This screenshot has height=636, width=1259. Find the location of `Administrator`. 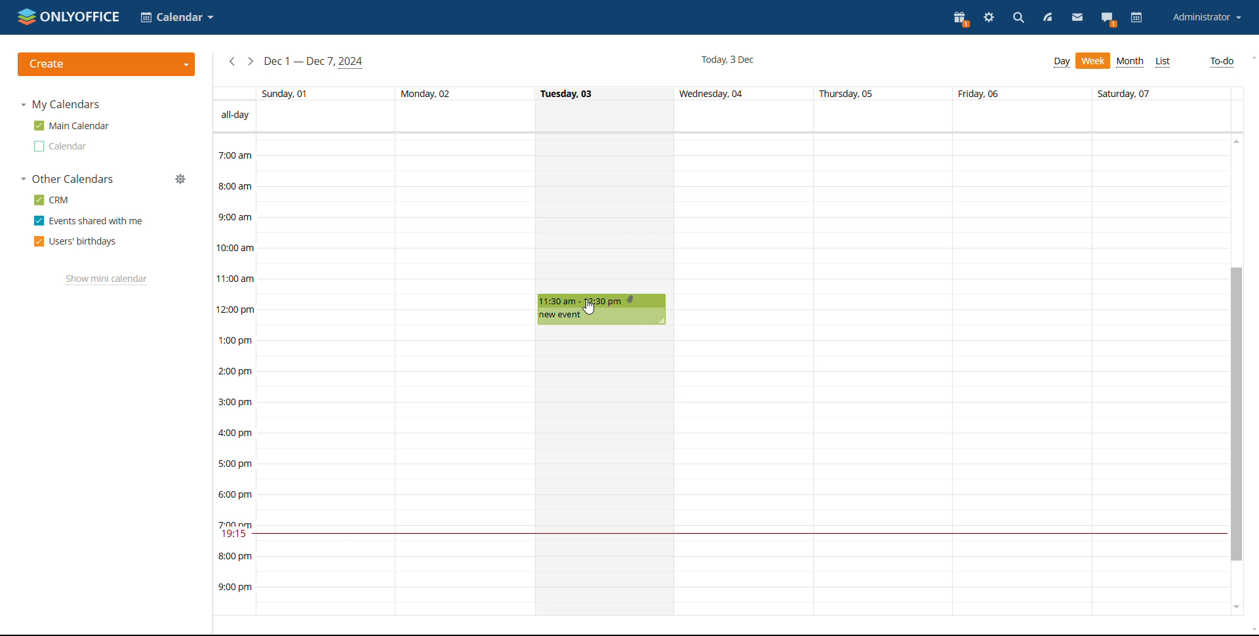

Administrator is located at coordinates (1207, 17).